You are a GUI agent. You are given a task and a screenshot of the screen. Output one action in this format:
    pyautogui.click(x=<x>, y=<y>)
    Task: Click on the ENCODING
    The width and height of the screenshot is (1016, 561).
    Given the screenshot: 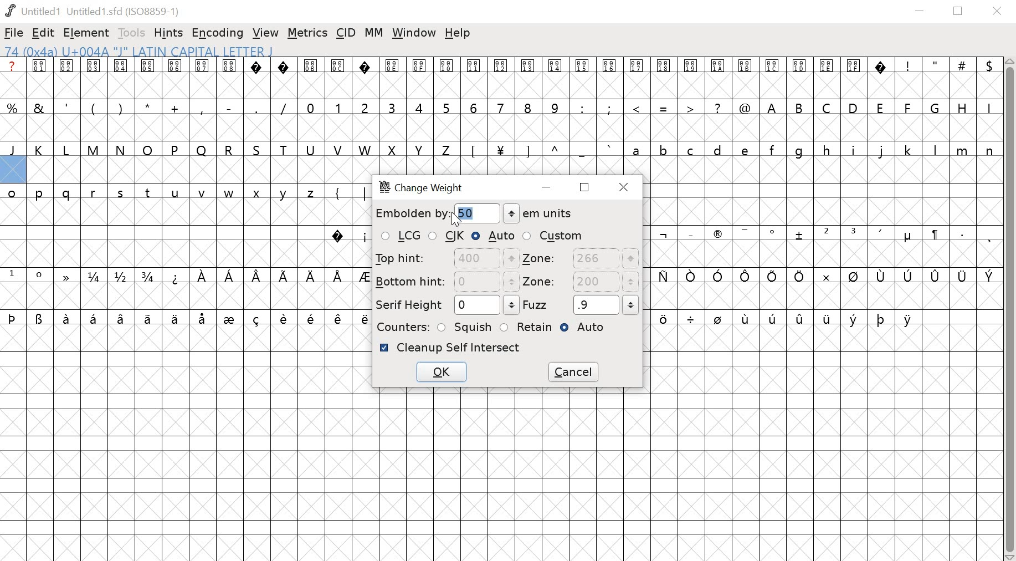 What is the action you would take?
    pyautogui.click(x=218, y=33)
    